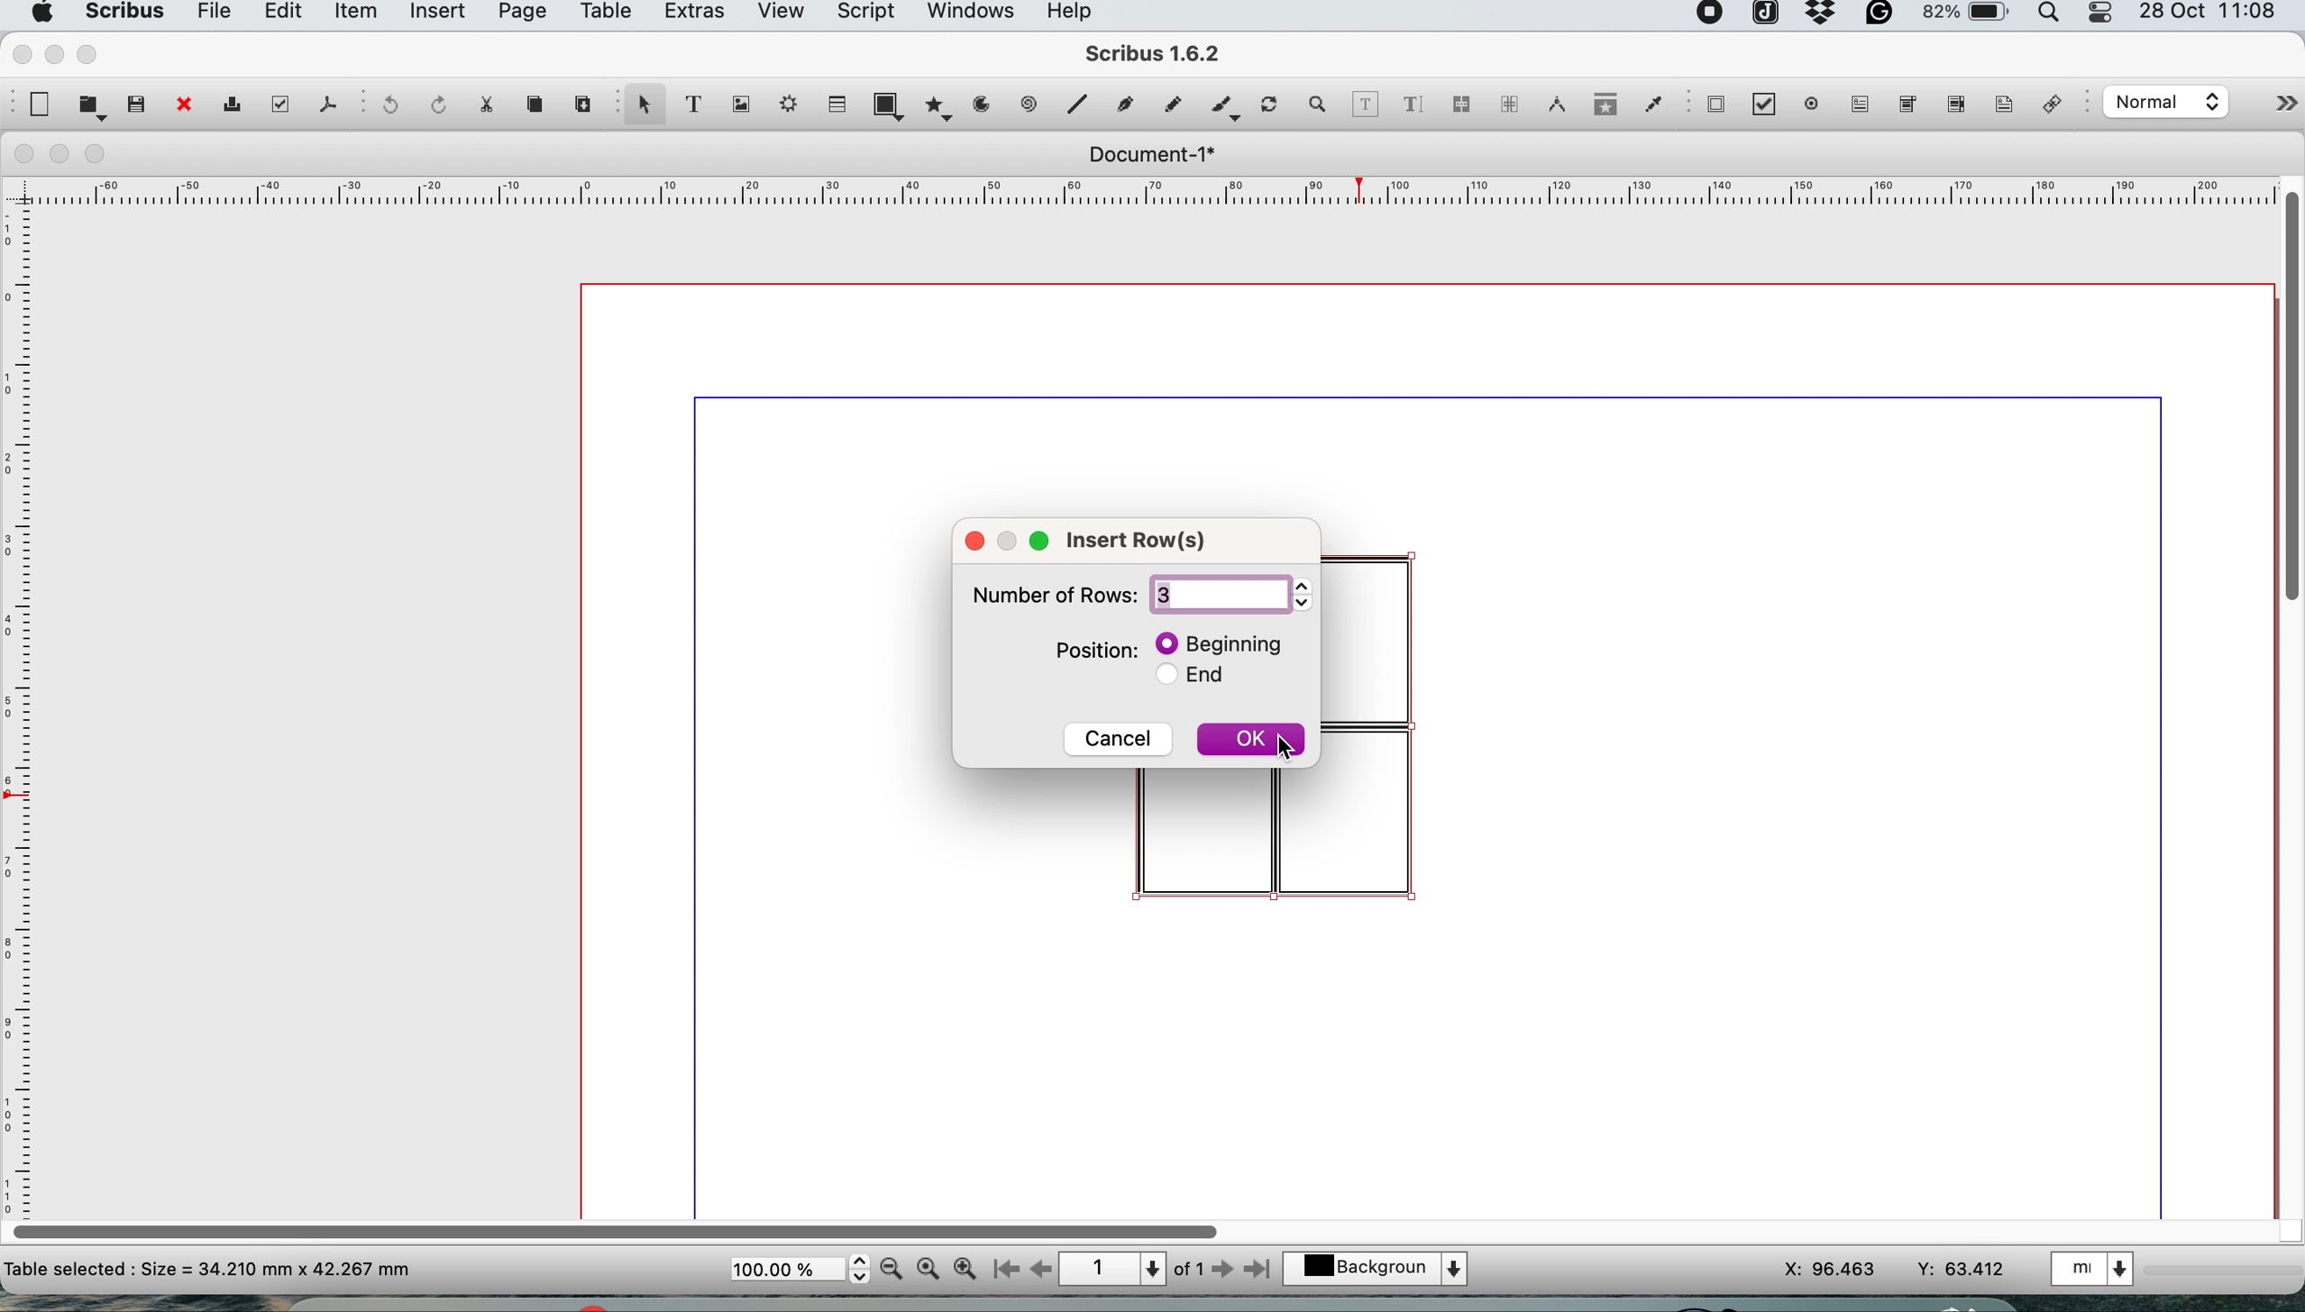 This screenshot has width=2305, height=1312. I want to click on help, so click(1078, 14).